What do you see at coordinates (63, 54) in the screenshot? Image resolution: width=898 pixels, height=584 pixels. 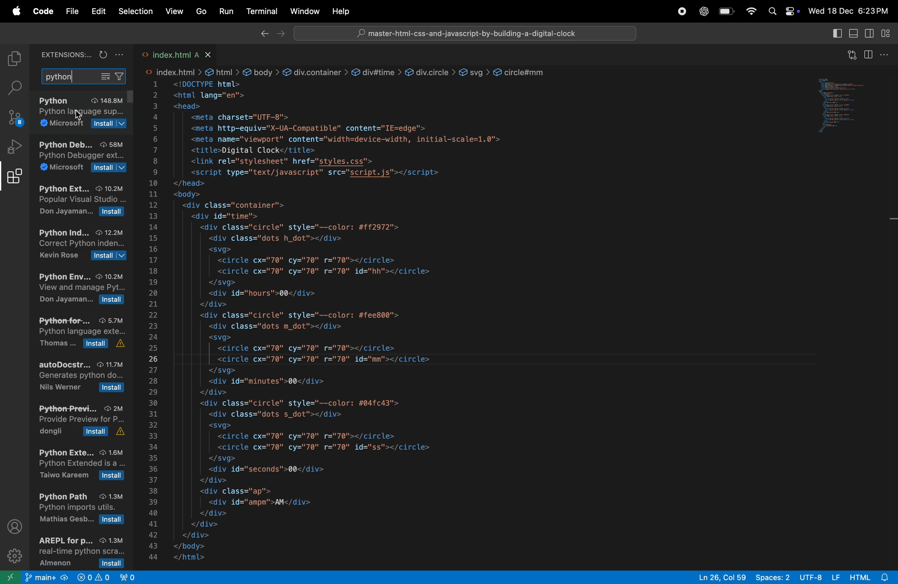 I see `extensions` at bounding box center [63, 54].